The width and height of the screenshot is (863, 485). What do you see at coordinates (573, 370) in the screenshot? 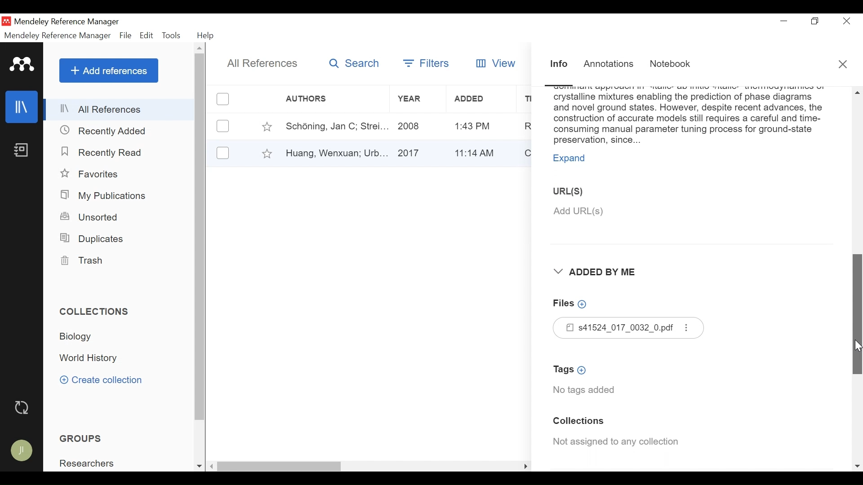
I see `Add Tags` at bounding box center [573, 370].